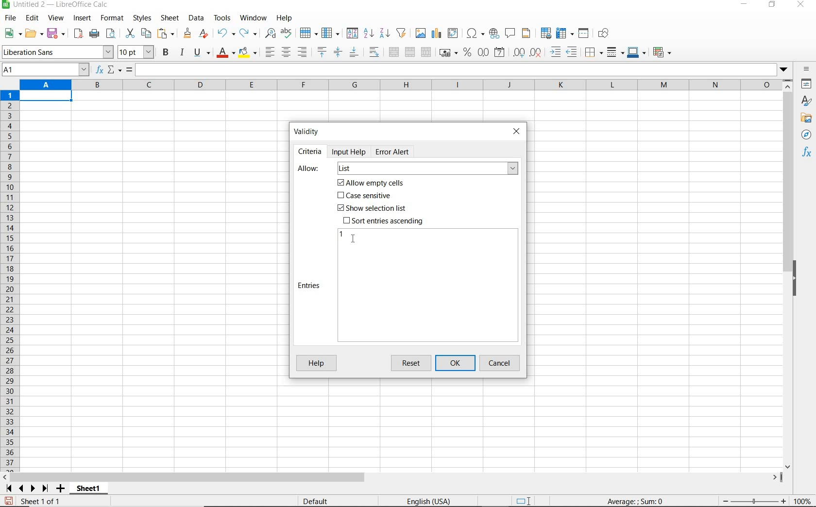 The width and height of the screenshot is (816, 507). I want to click on insert chart, so click(437, 34).